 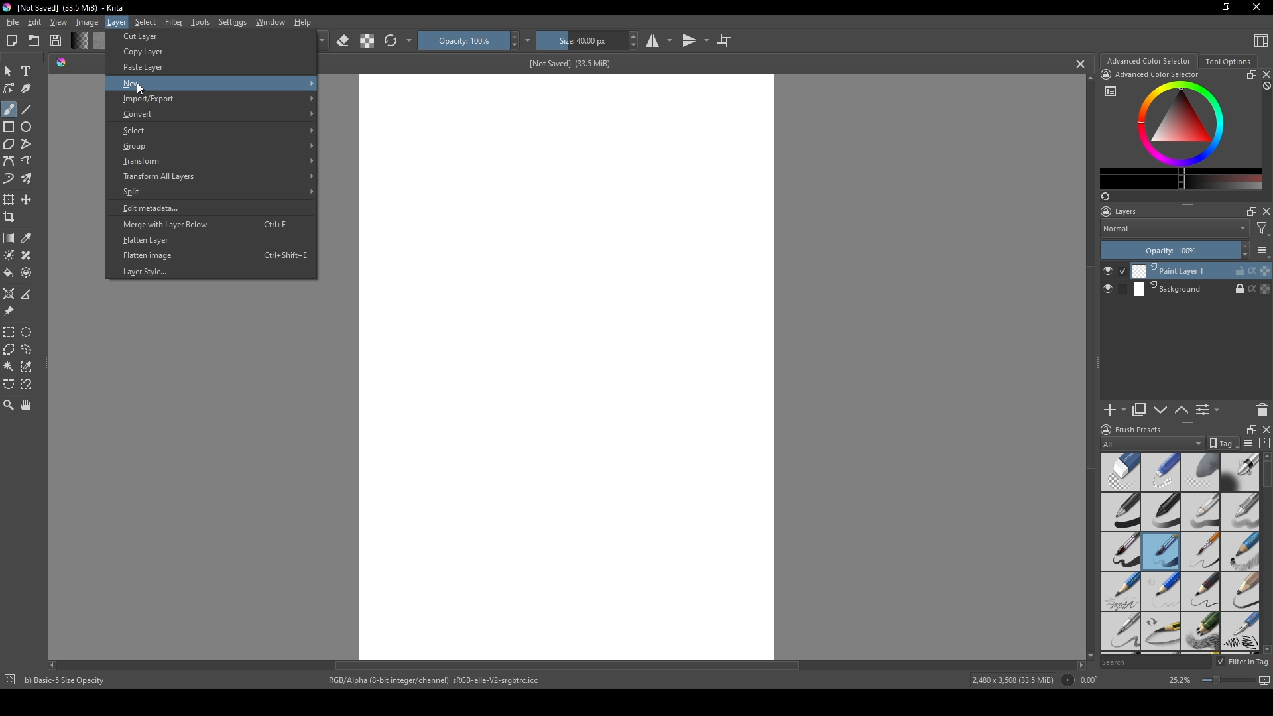 What do you see at coordinates (27, 109) in the screenshot?
I see `line` at bounding box center [27, 109].